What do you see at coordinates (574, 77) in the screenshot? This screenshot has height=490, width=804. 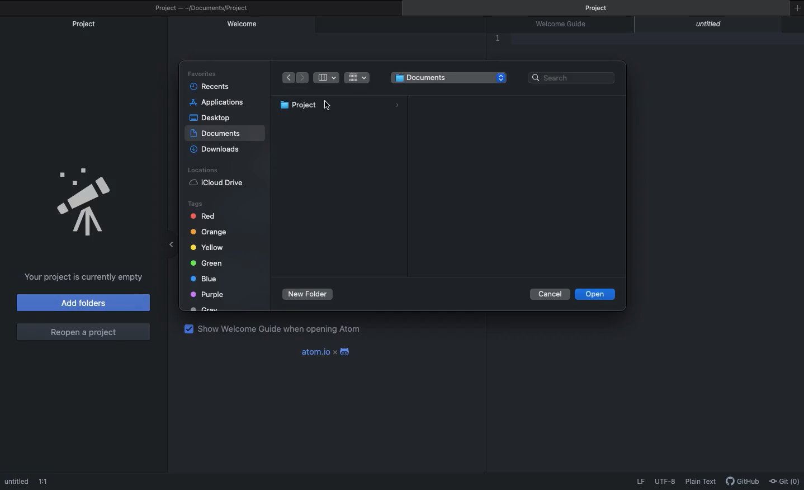 I see `Search` at bounding box center [574, 77].